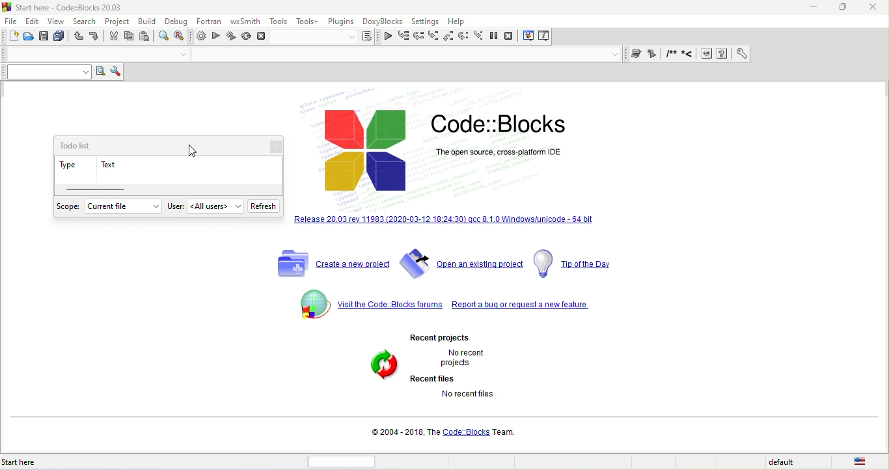  Describe the element at coordinates (498, 37) in the screenshot. I see `break debugger` at that location.